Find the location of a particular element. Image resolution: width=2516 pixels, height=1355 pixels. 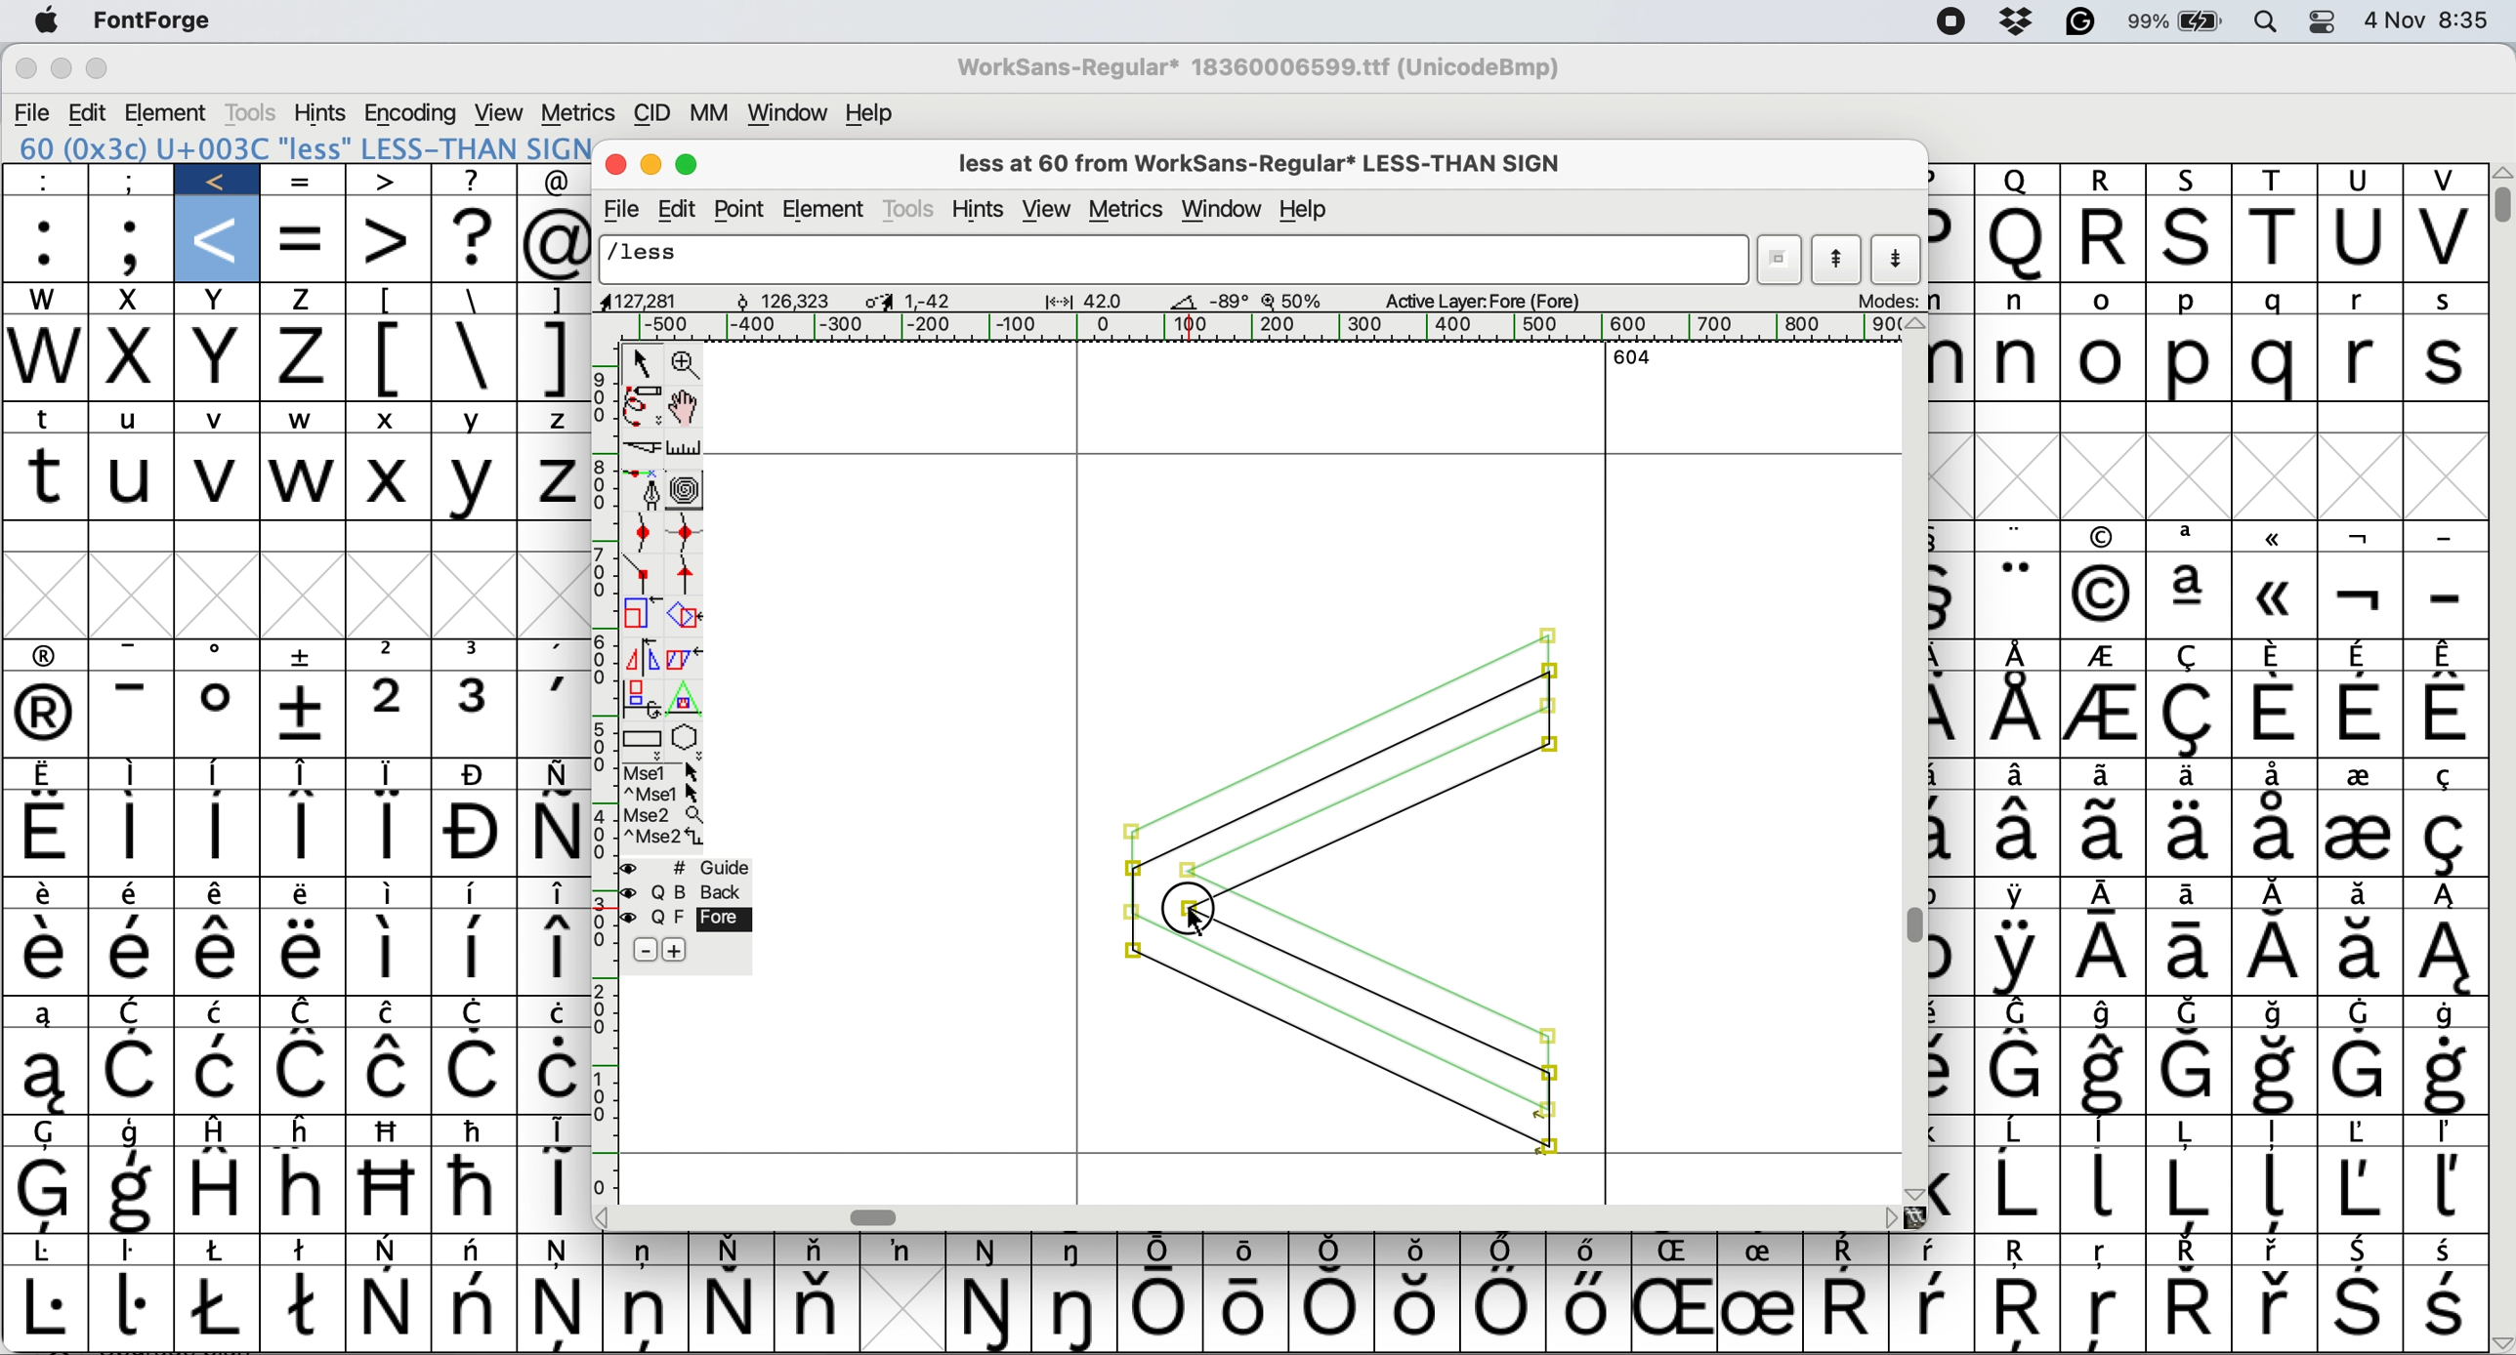

Symbol is located at coordinates (304, 894).